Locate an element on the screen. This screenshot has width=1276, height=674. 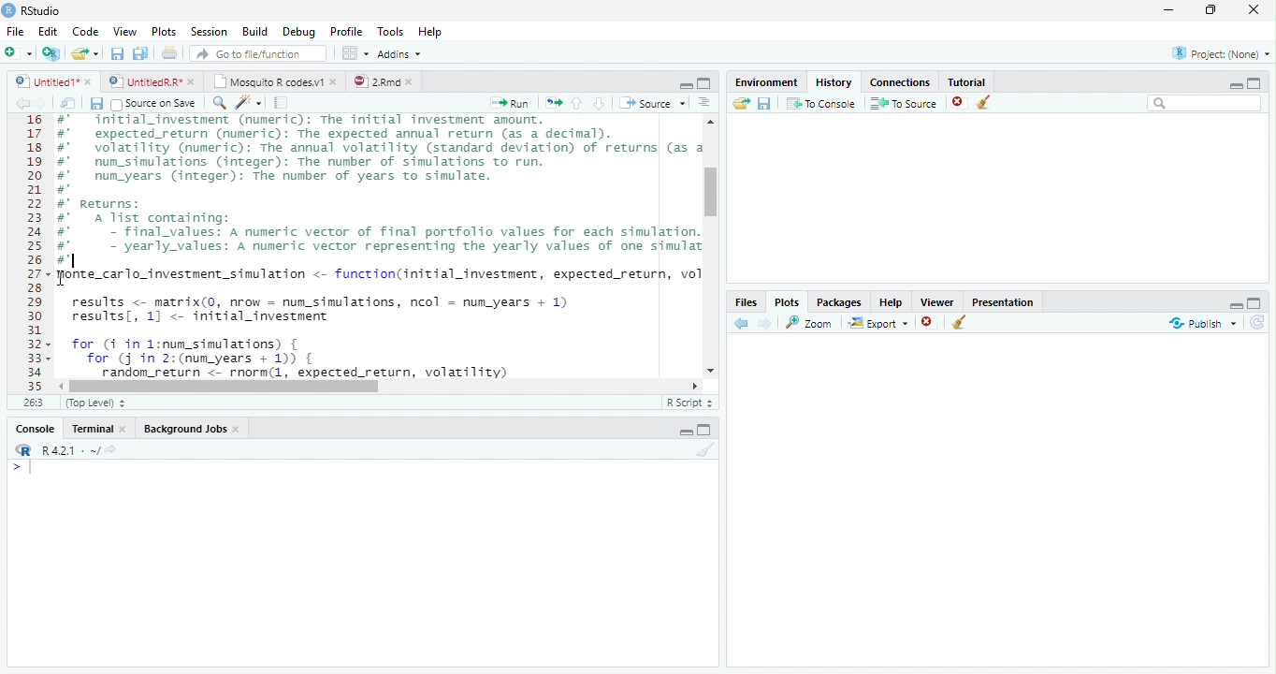
Background Jobs. is located at coordinates (193, 428).